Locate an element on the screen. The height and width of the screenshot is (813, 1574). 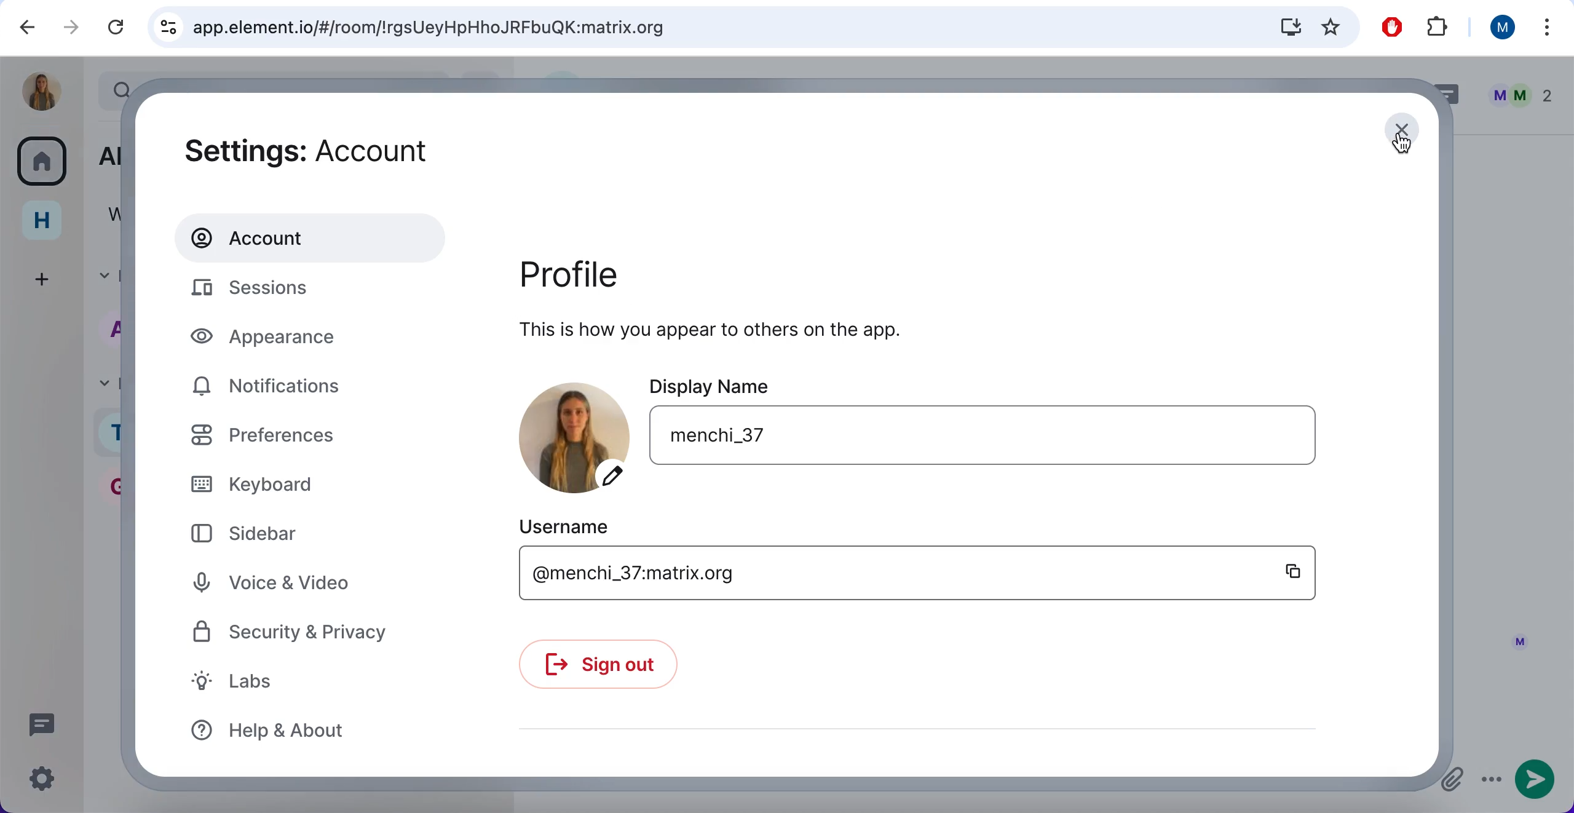
home is located at coordinates (41, 223).